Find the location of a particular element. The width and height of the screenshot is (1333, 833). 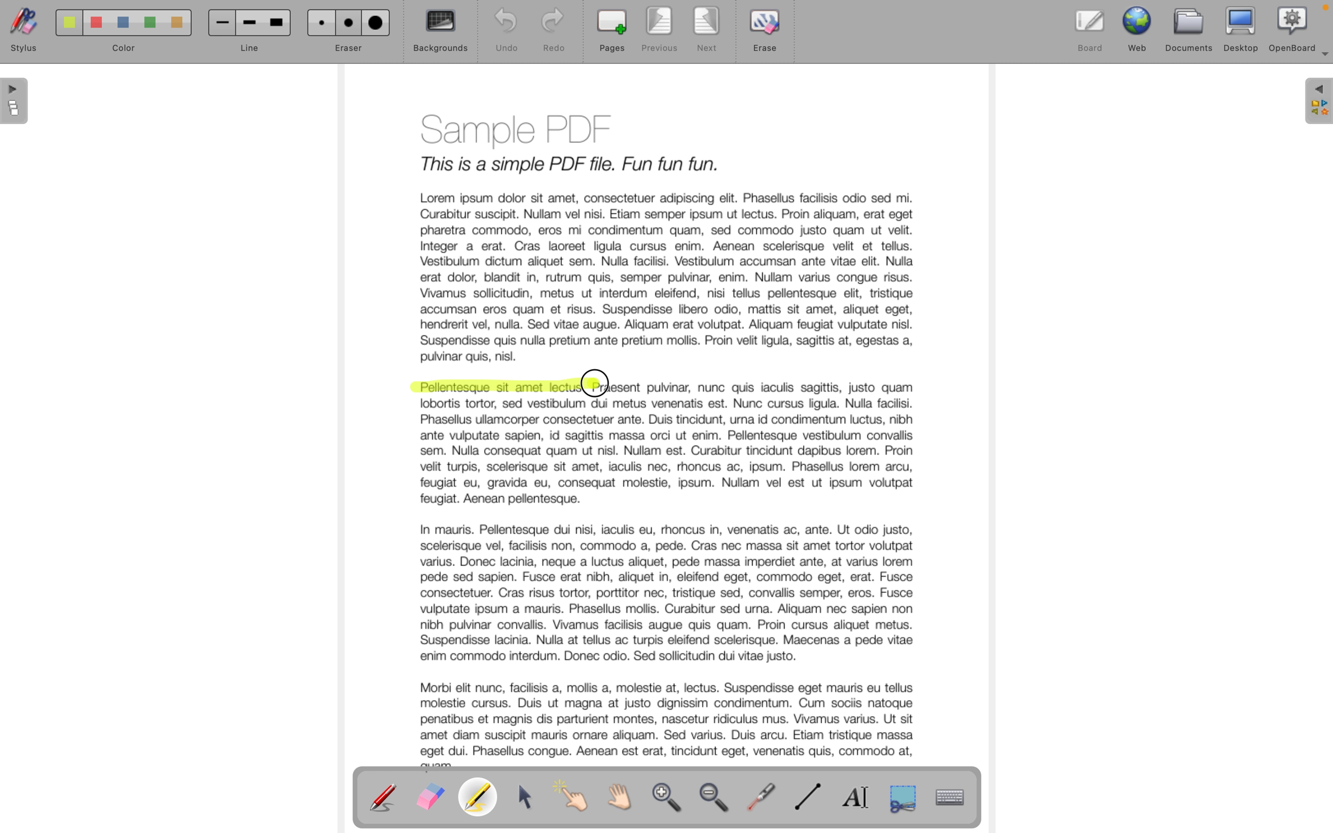

pdf text is located at coordinates (671, 582).